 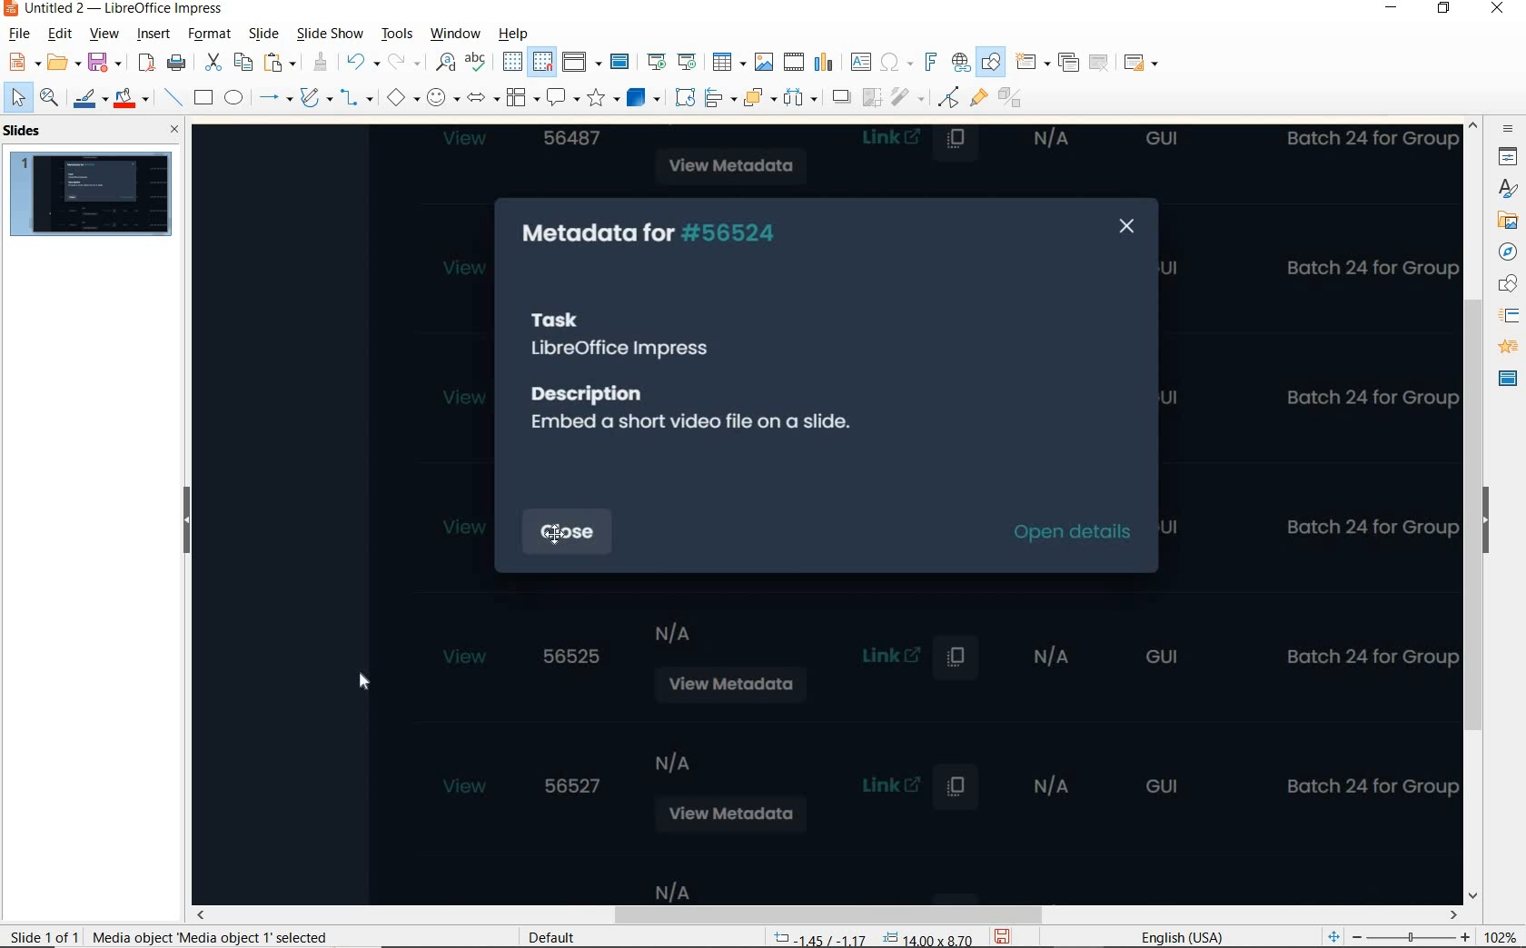 What do you see at coordinates (929, 61) in the screenshot?
I see `INSERT FRONTWORK TEXT` at bounding box center [929, 61].